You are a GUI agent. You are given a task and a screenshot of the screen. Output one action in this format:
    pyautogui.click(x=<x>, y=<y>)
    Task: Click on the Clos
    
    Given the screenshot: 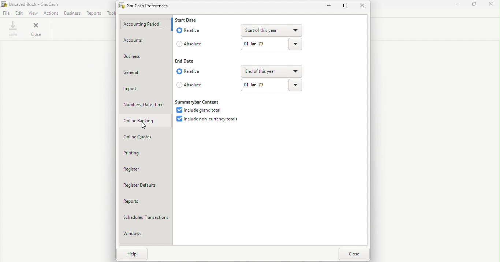 What is the action you would take?
    pyautogui.click(x=354, y=254)
    